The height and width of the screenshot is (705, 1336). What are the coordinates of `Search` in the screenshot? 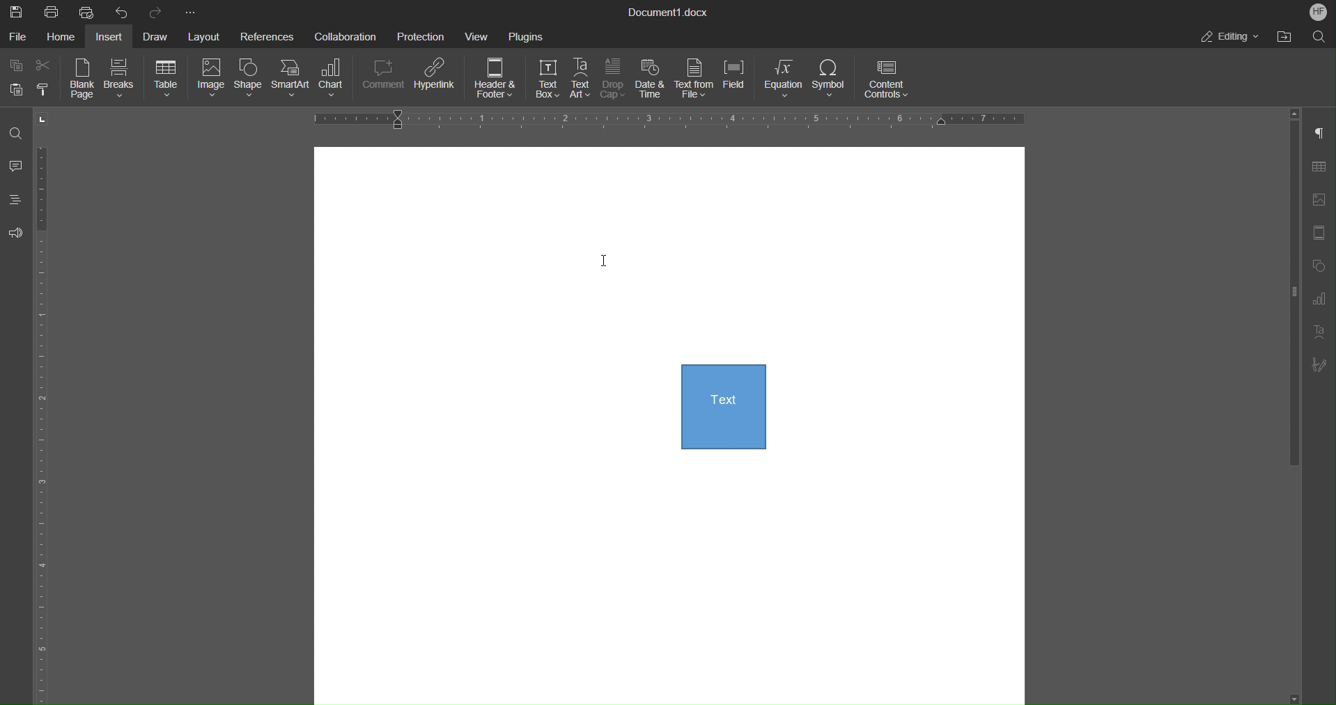 It's located at (1316, 37).